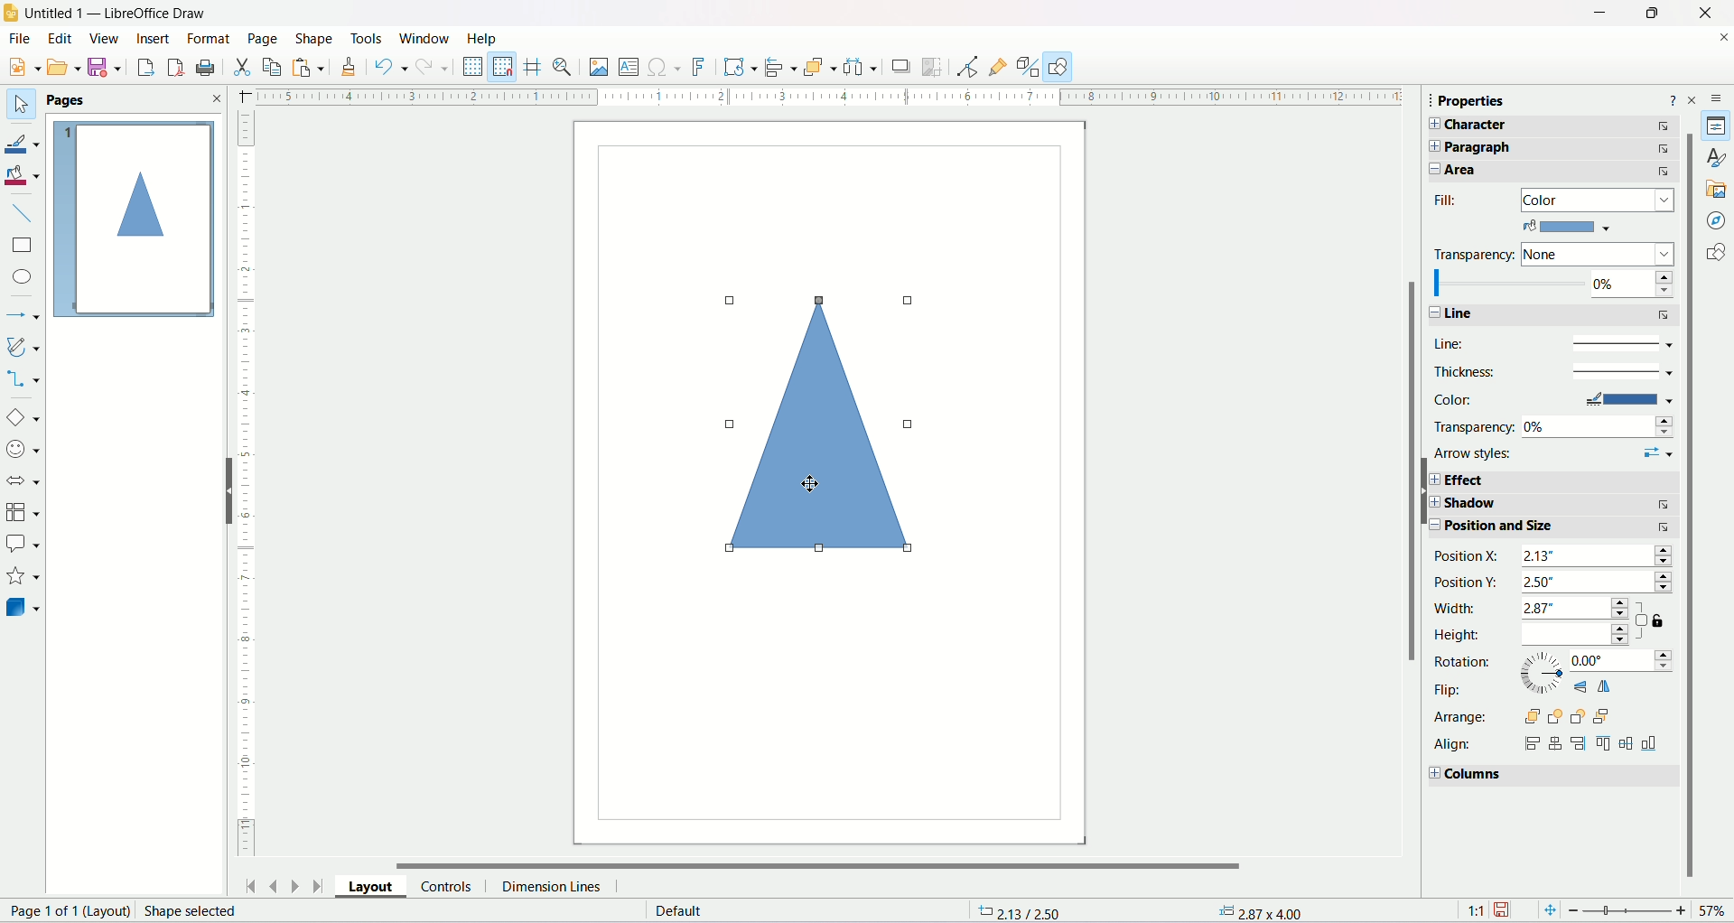  What do you see at coordinates (64, 910) in the screenshot?
I see `Text` at bounding box center [64, 910].